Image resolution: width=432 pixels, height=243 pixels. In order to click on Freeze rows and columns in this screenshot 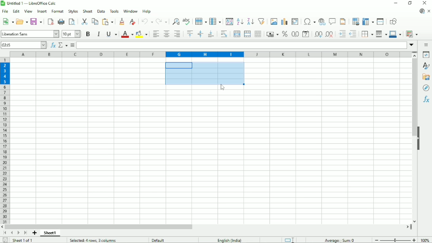, I will do `click(368, 21)`.